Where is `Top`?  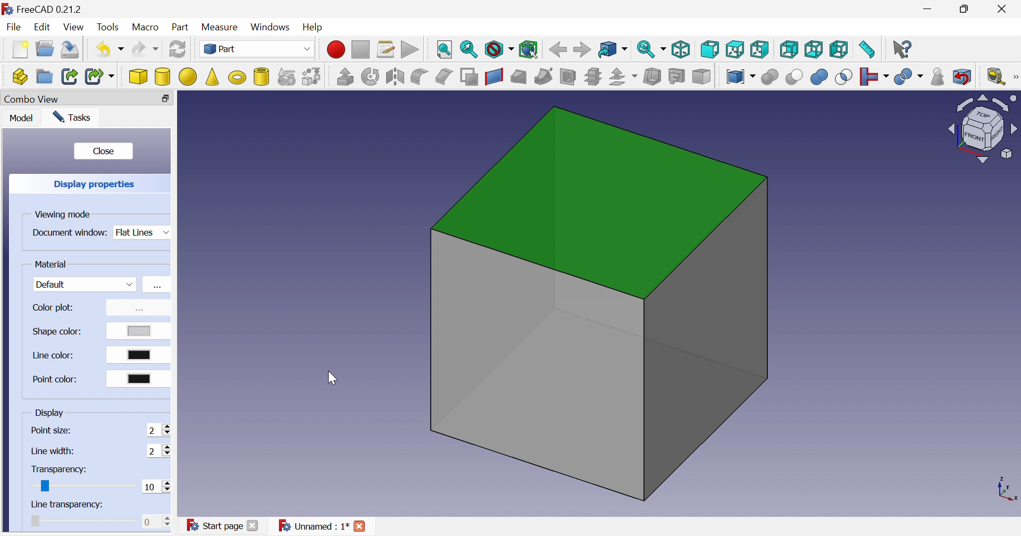 Top is located at coordinates (734, 49).